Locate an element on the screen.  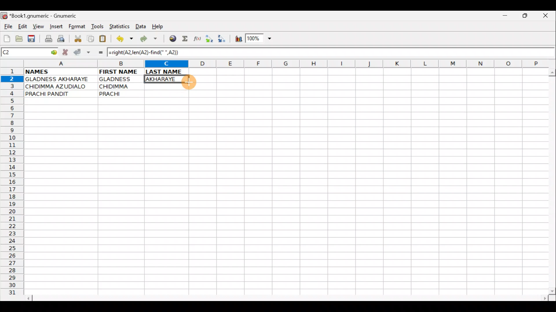
=right(A2, len(A2)-find(" ", A2)) is located at coordinates (145, 52).